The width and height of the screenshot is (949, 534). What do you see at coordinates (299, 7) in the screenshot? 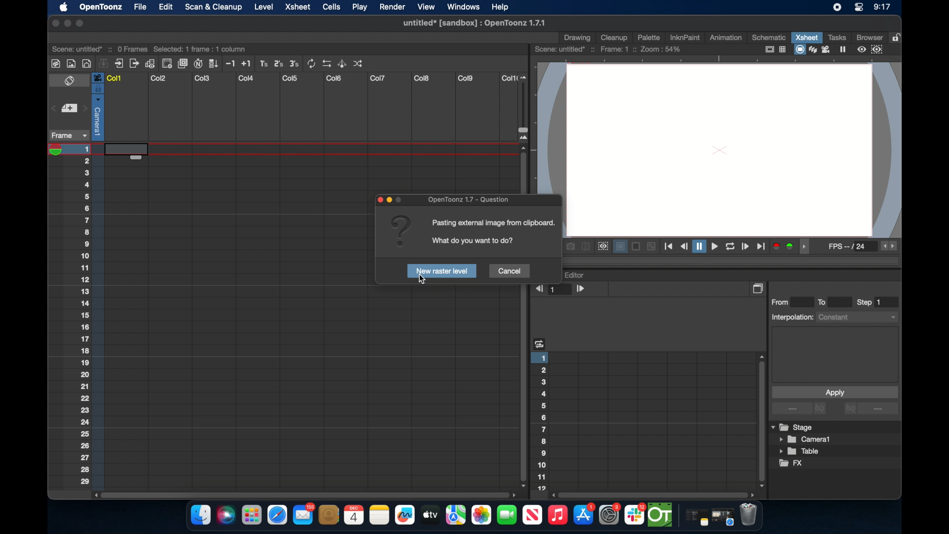
I see `xsheet` at bounding box center [299, 7].